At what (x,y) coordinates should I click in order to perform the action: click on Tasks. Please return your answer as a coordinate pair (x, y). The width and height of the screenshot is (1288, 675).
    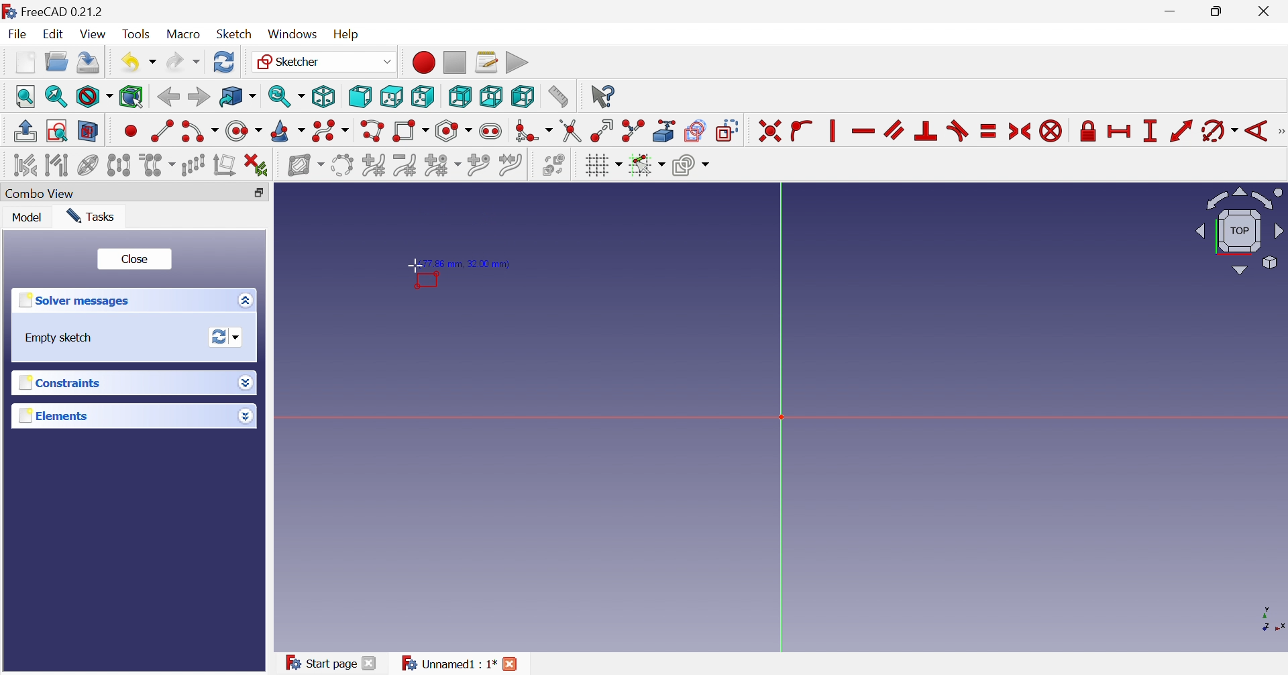
    Looking at the image, I should click on (92, 217).